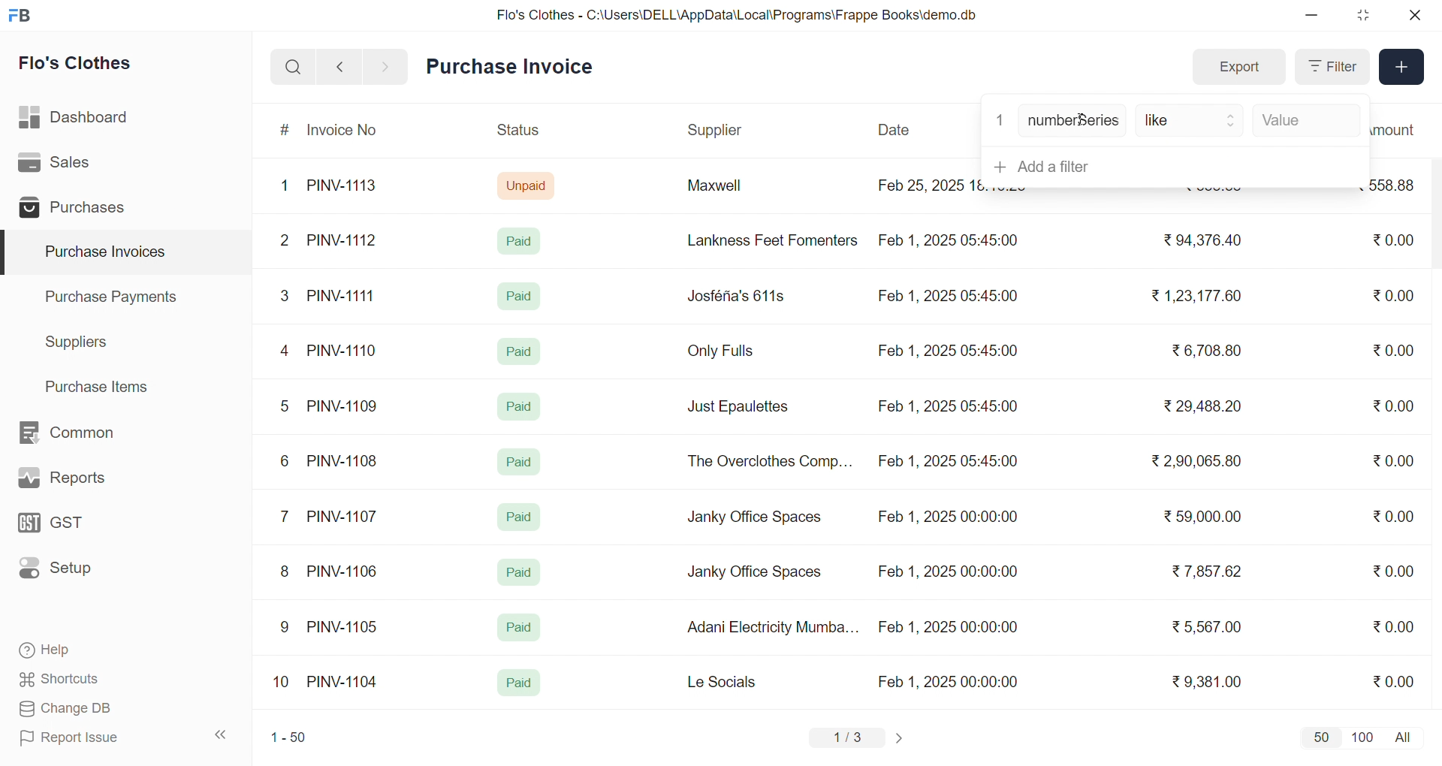  Describe the element at coordinates (1303, 122) in the screenshot. I see `Value` at that location.